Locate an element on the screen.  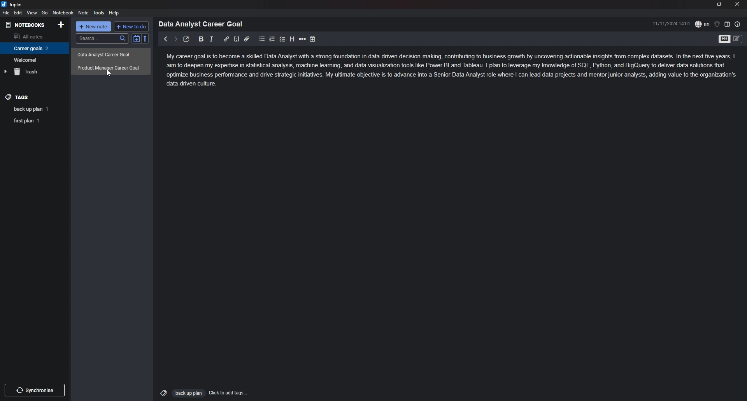
synchronise is located at coordinates (34, 390).